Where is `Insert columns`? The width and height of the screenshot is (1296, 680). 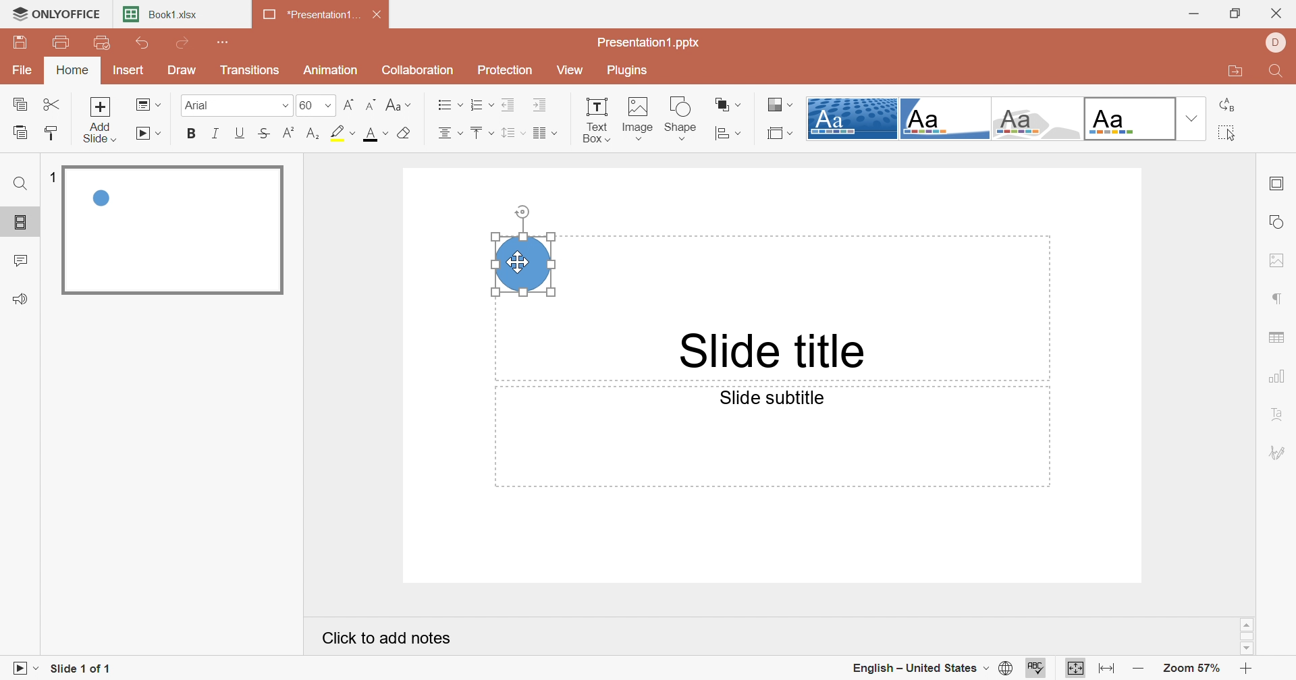
Insert columns is located at coordinates (545, 134).